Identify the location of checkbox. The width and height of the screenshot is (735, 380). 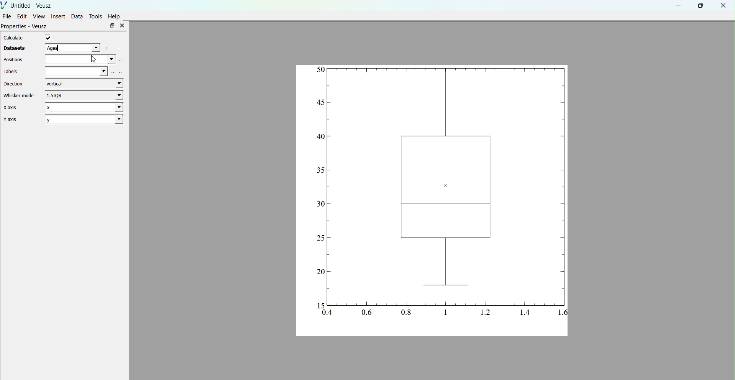
(51, 38).